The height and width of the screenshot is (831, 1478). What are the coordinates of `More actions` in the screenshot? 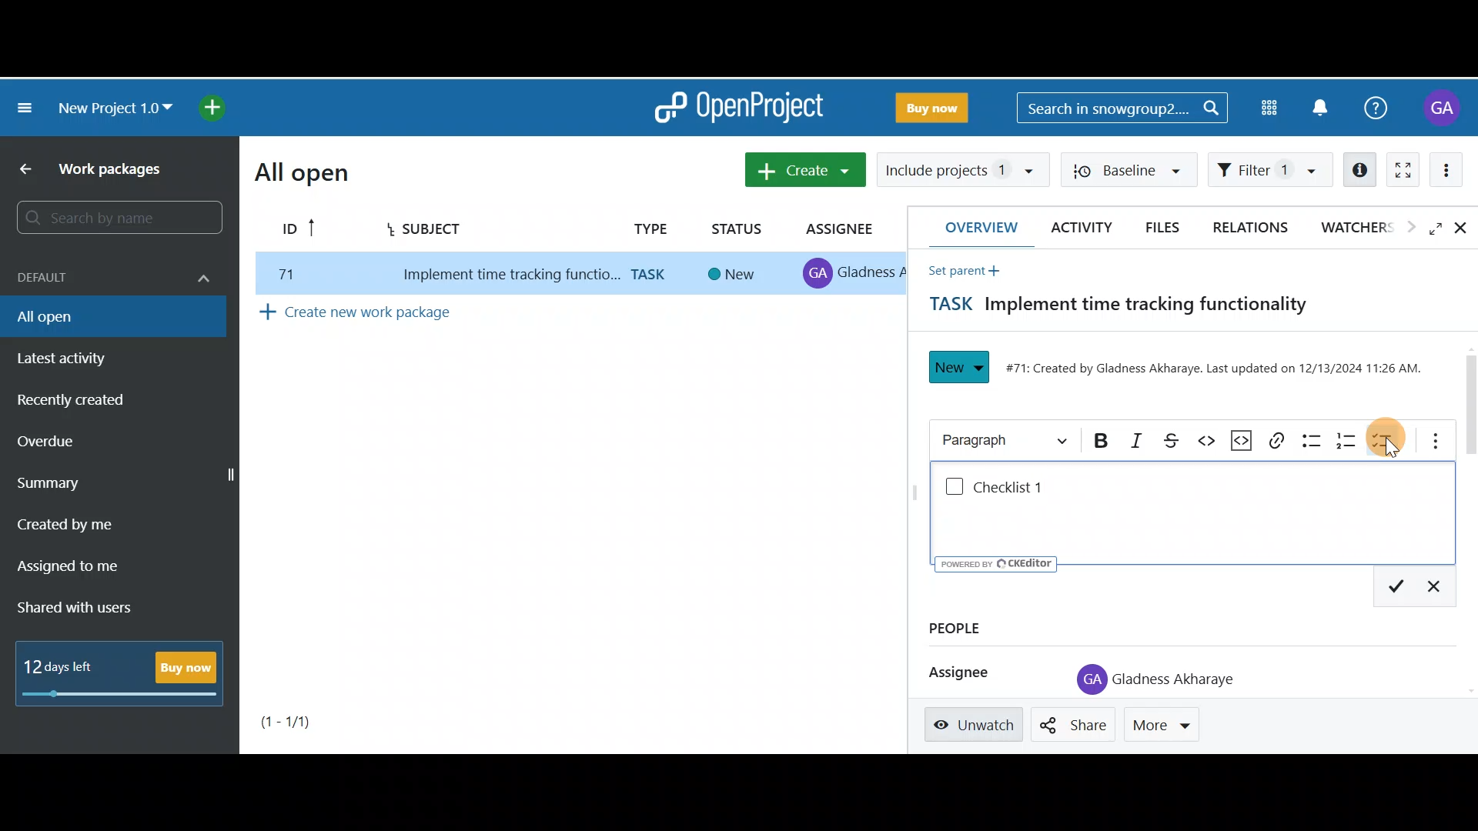 It's located at (1455, 170).